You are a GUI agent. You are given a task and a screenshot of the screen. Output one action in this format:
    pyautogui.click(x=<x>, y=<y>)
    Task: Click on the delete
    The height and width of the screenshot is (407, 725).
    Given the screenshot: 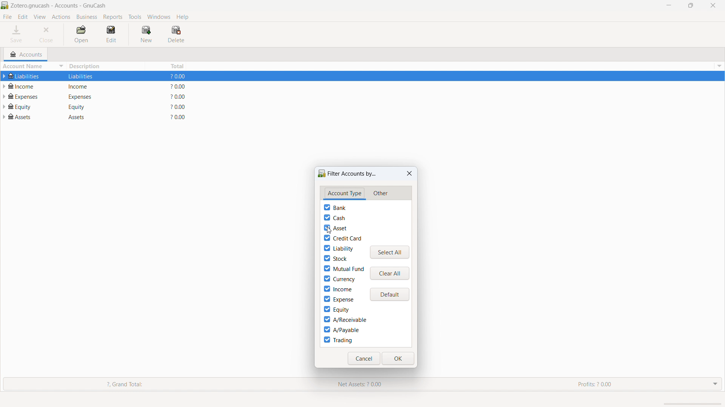 What is the action you would take?
    pyautogui.click(x=176, y=34)
    